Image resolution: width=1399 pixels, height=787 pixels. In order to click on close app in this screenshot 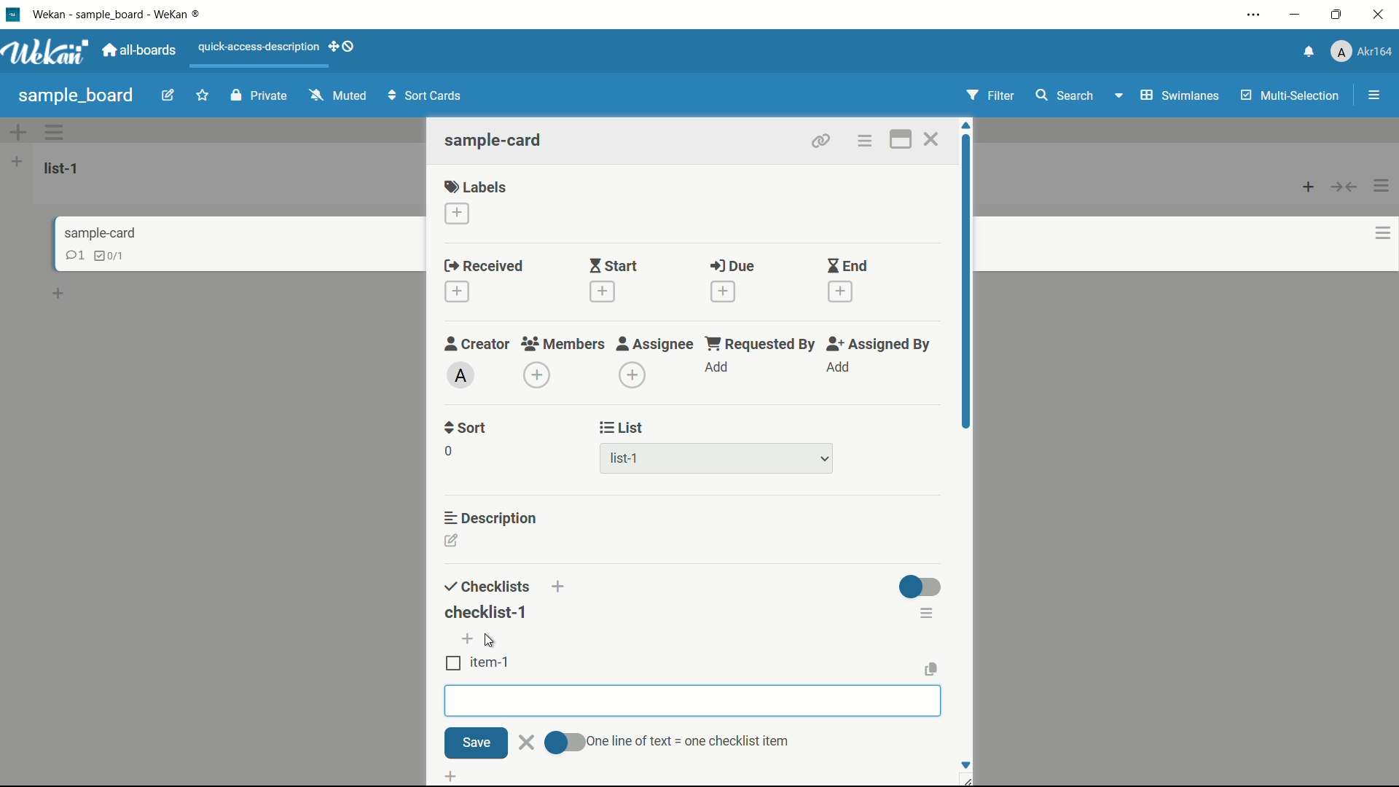, I will do `click(1382, 15)`.